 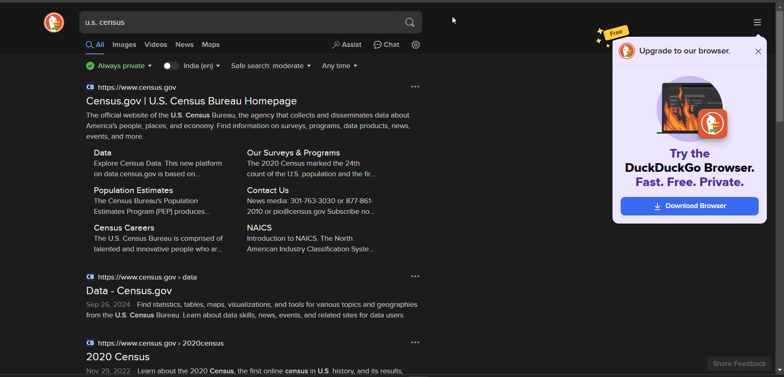 What do you see at coordinates (690, 168) in the screenshot?
I see `Try the DuckDuckGo Browser. fast.free.private` at bounding box center [690, 168].